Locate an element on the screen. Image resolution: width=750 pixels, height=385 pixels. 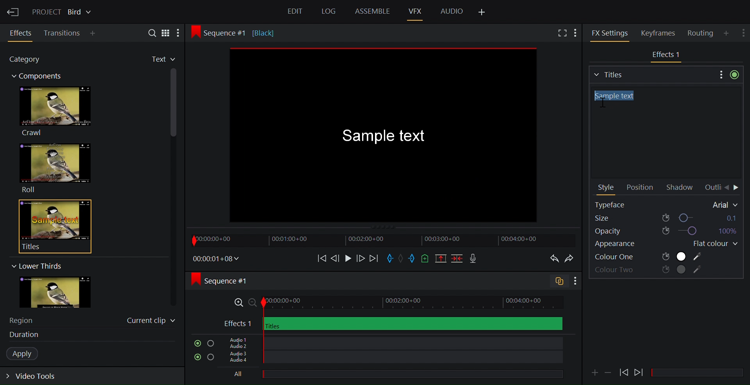
Move backward is located at coordinates (319, 258).